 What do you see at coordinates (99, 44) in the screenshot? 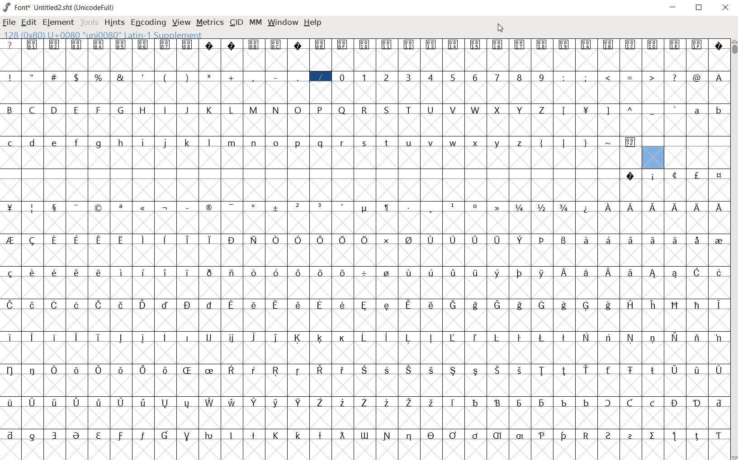
I see `glyph` at bounding box center [99, 44].